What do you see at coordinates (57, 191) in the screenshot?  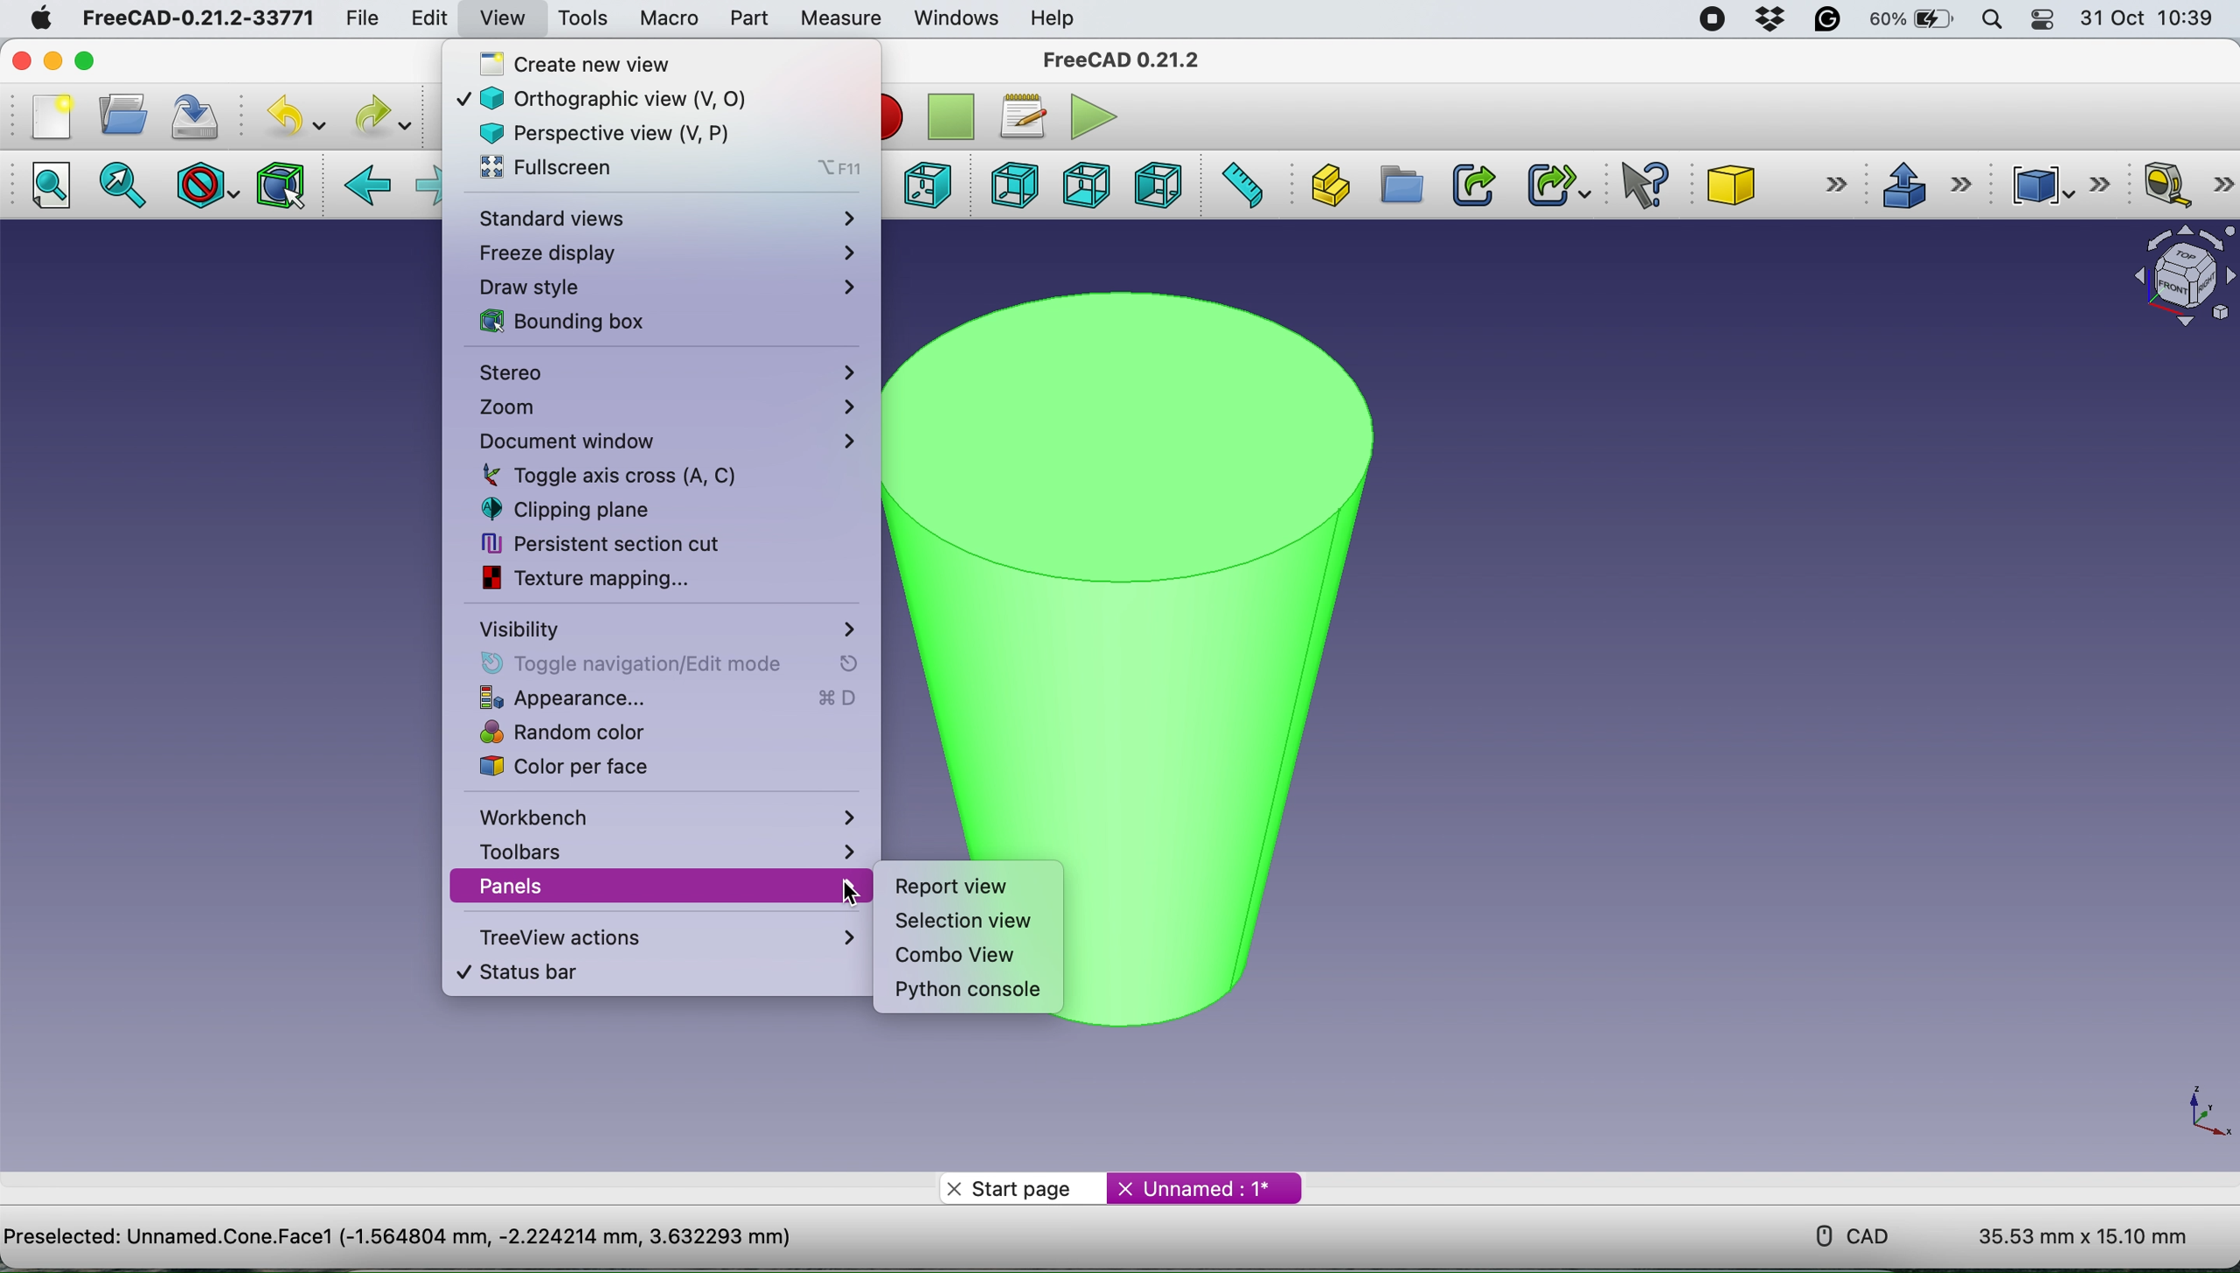 I see `fit all` at bounding box center [57, 191].